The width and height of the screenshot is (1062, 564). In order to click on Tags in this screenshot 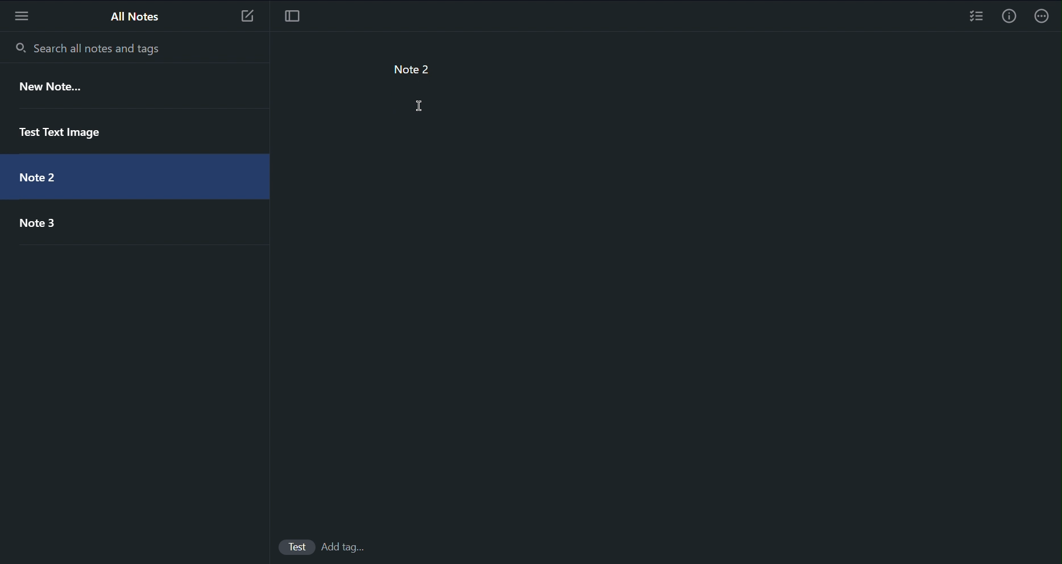, I will do `click(350, 548)`.